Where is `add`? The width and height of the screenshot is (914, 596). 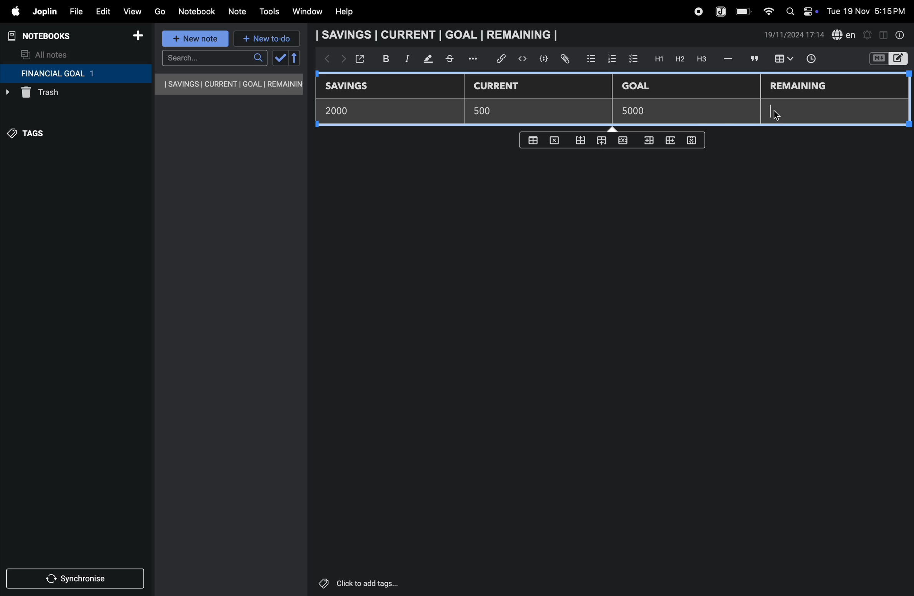 add is located at coordinates (138, 37).